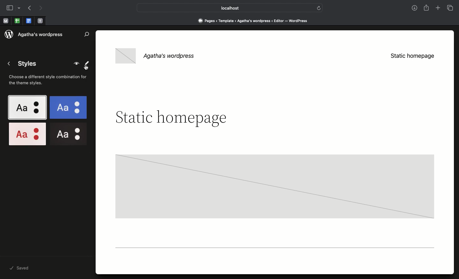 The height and width of the screenshot is (279, 459). What do you see at coordinates (29, 9) in the screenshot?
I see `Previous page` at bounding box center [29, 9].